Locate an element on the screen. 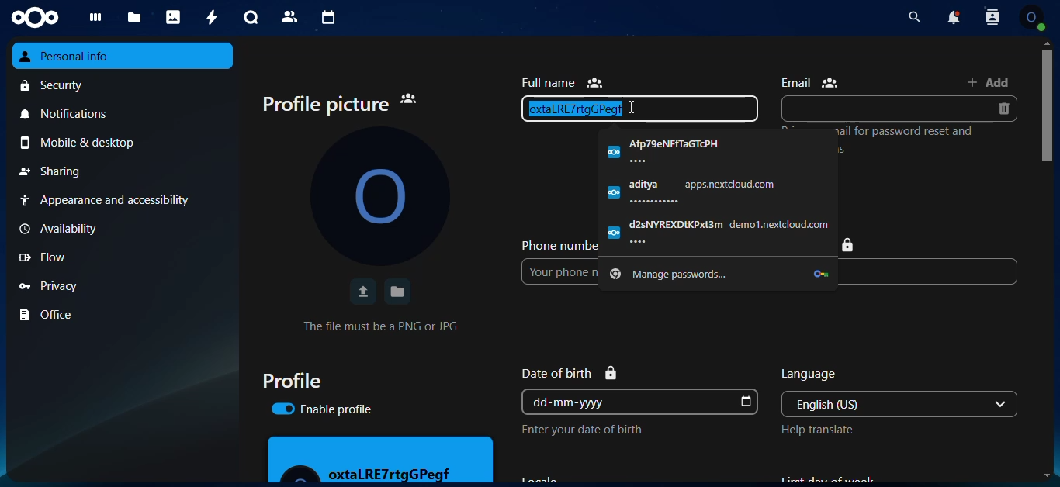 The width and height of the screenshot is (1060, 487). mobile & desktop is located at coordinates (125, 143).